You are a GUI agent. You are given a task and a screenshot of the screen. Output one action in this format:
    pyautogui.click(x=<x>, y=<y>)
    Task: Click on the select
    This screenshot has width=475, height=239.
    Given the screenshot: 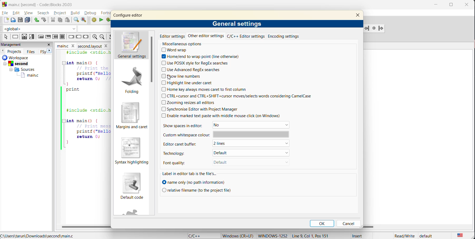 What is the action you would take?
    pyautogui.click(x=5, y=37)
    